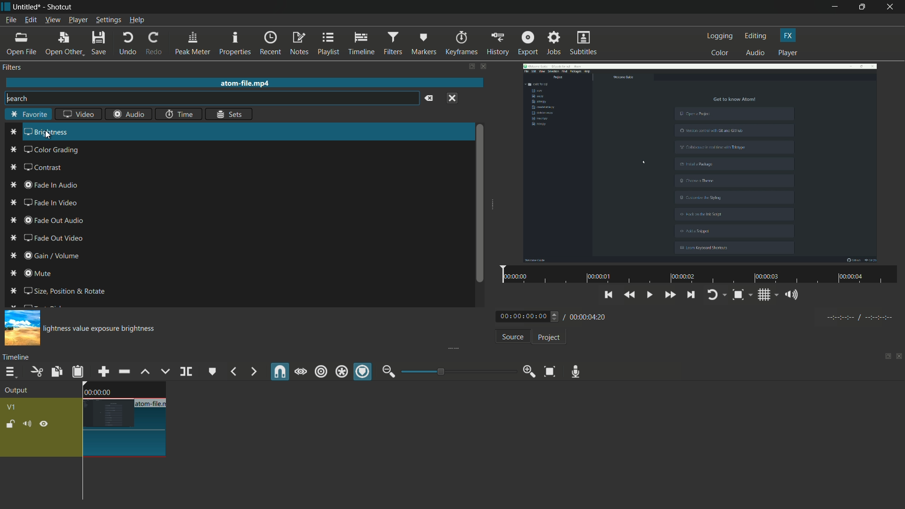 The height and width of the screenshot is (509, 905). I want to click on fade in video, so click(43, 203).